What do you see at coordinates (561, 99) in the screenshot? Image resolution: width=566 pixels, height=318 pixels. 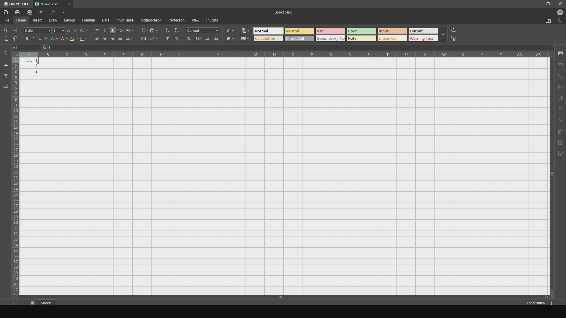 I see `chart` at bounding box center [561, 99].